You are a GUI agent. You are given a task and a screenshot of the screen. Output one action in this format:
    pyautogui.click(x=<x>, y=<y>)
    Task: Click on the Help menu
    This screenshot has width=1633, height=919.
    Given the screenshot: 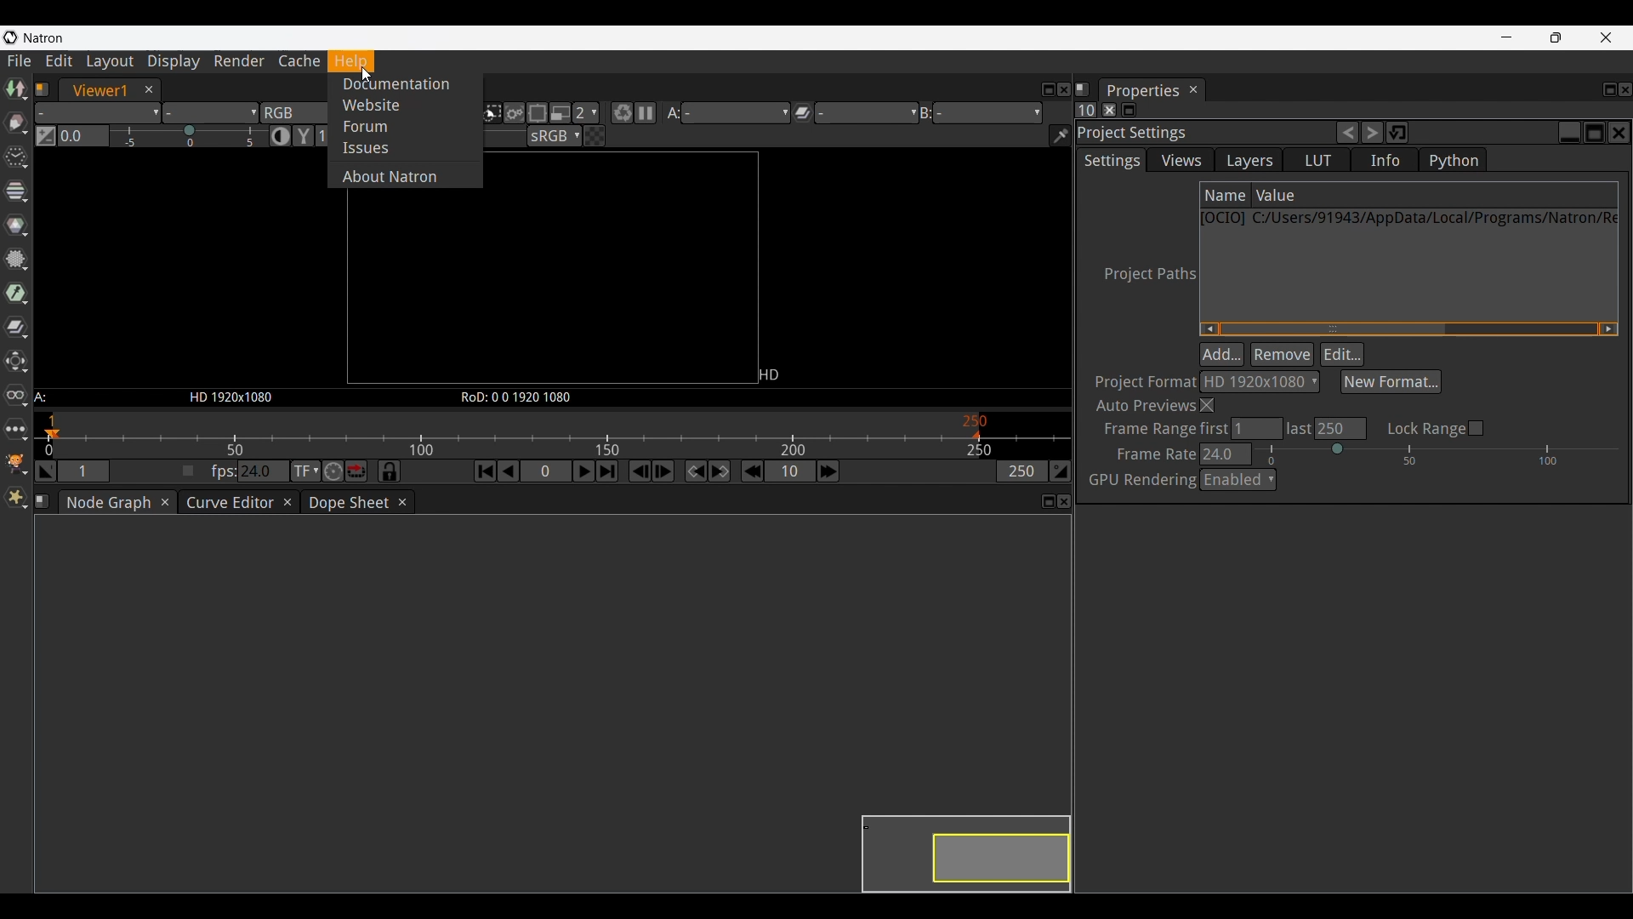 What is the action you would take?
    pyautogui.click(x=357, y=61)
    